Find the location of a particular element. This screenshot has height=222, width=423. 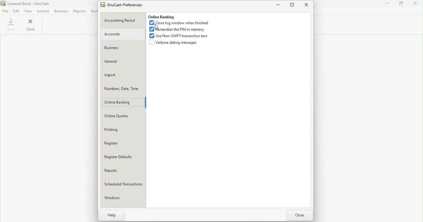

Clos is located at coordinates (299, 215).